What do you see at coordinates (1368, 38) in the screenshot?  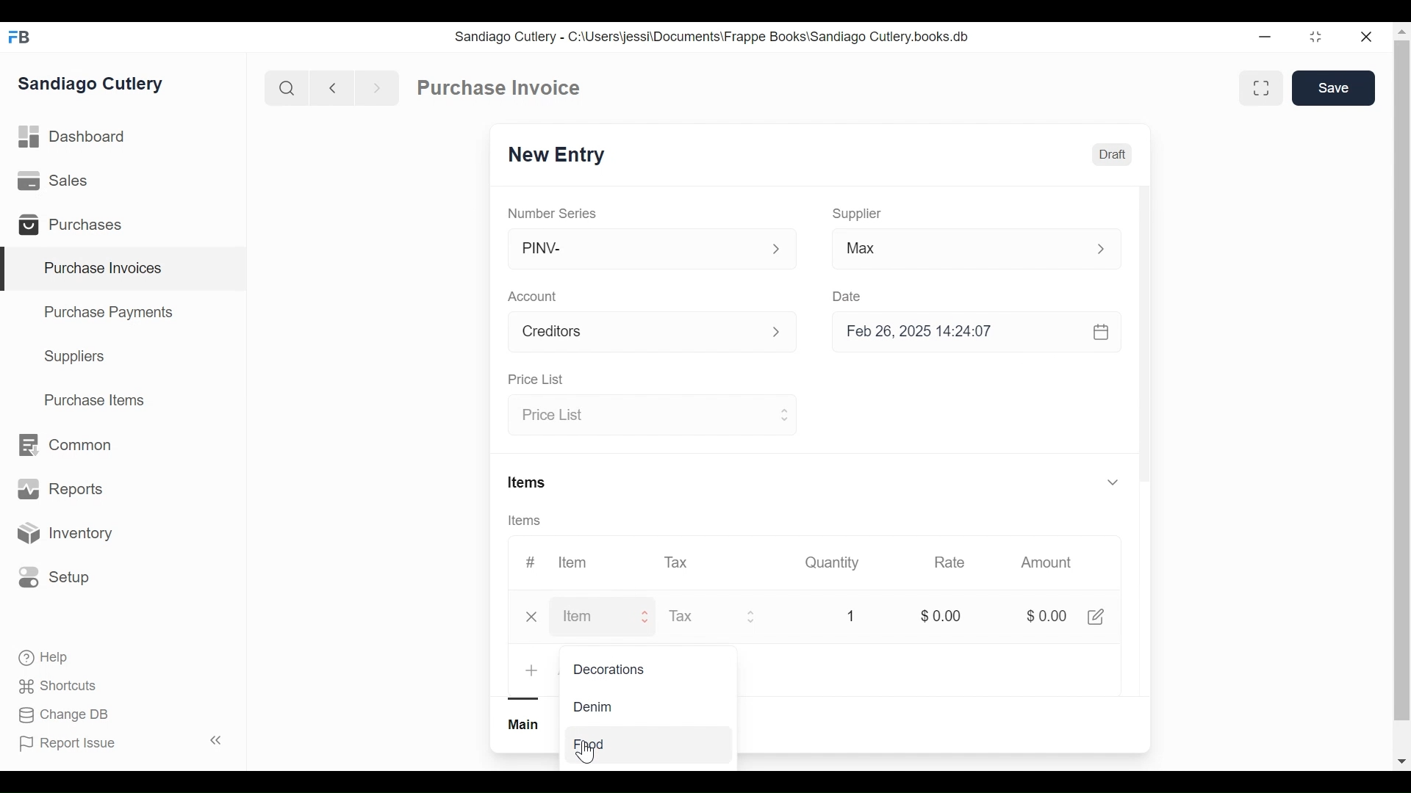 I see `close` at bounding box center [1368, 38].